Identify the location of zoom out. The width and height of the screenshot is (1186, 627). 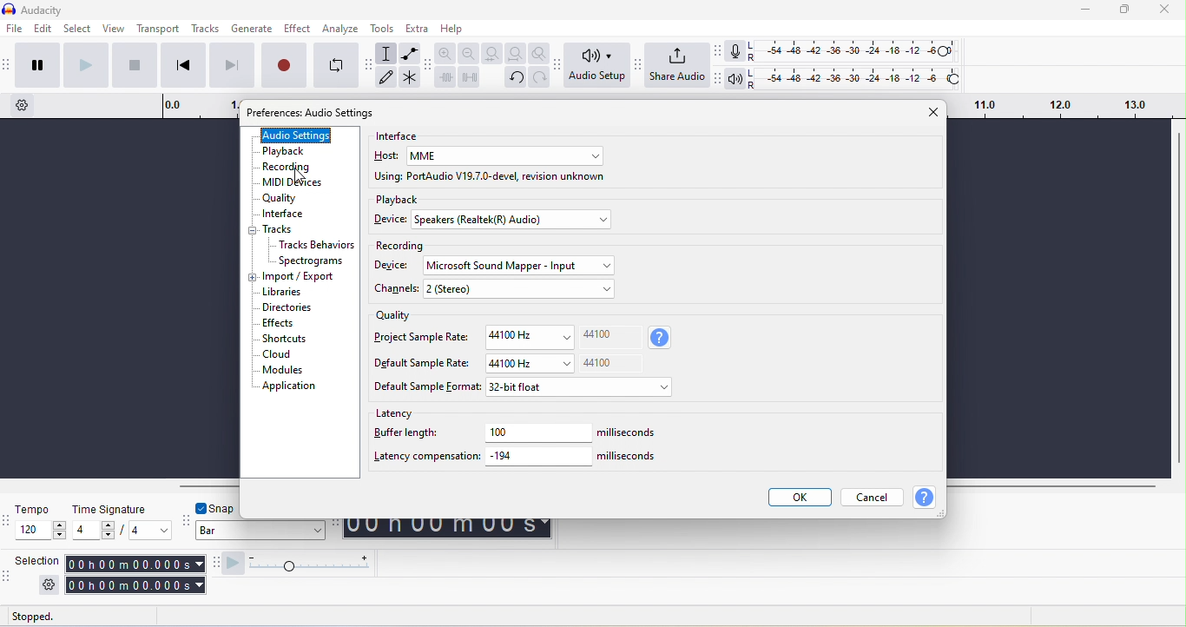
(467, 54).